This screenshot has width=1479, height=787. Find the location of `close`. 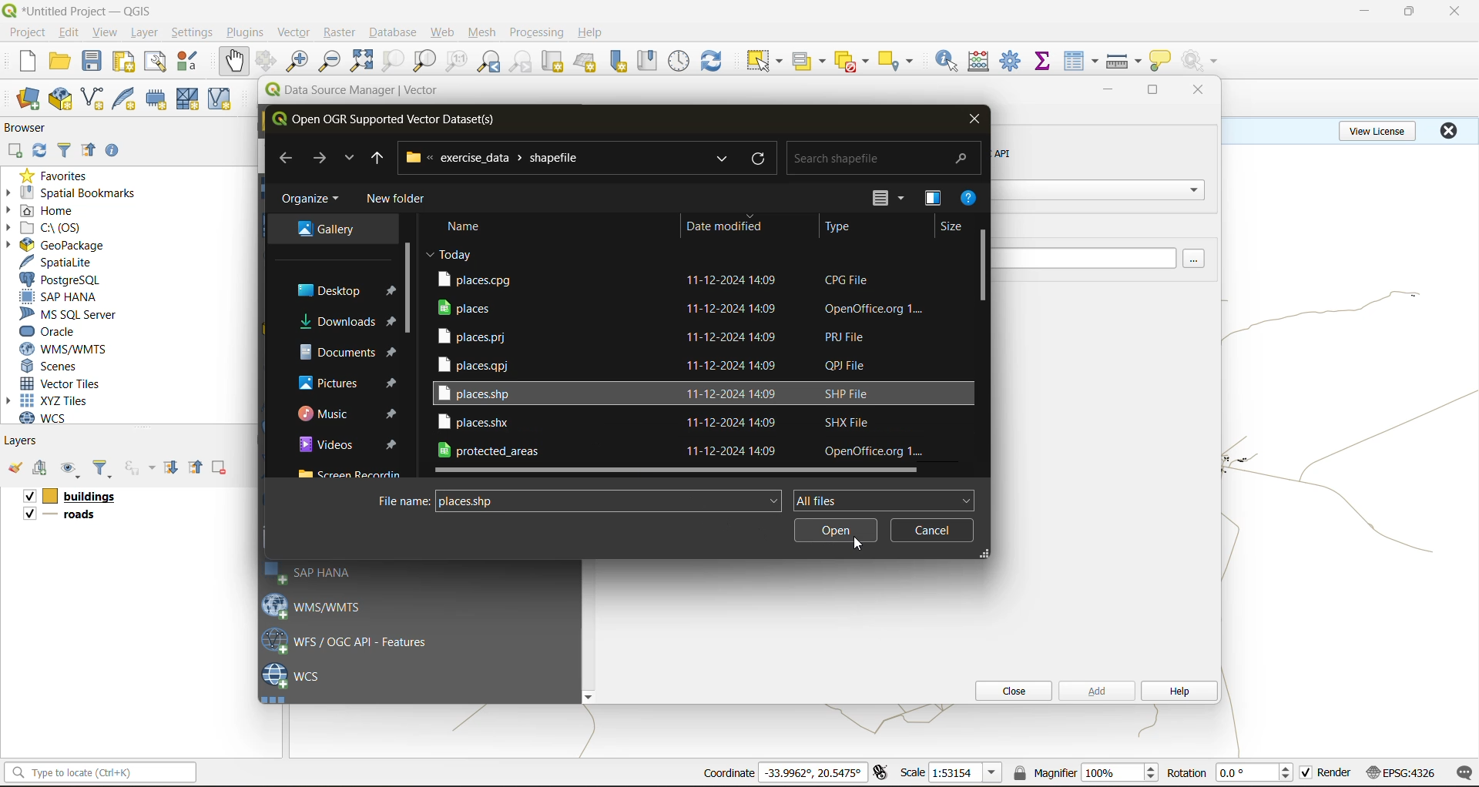

close is located at coordinates (1456, 12).